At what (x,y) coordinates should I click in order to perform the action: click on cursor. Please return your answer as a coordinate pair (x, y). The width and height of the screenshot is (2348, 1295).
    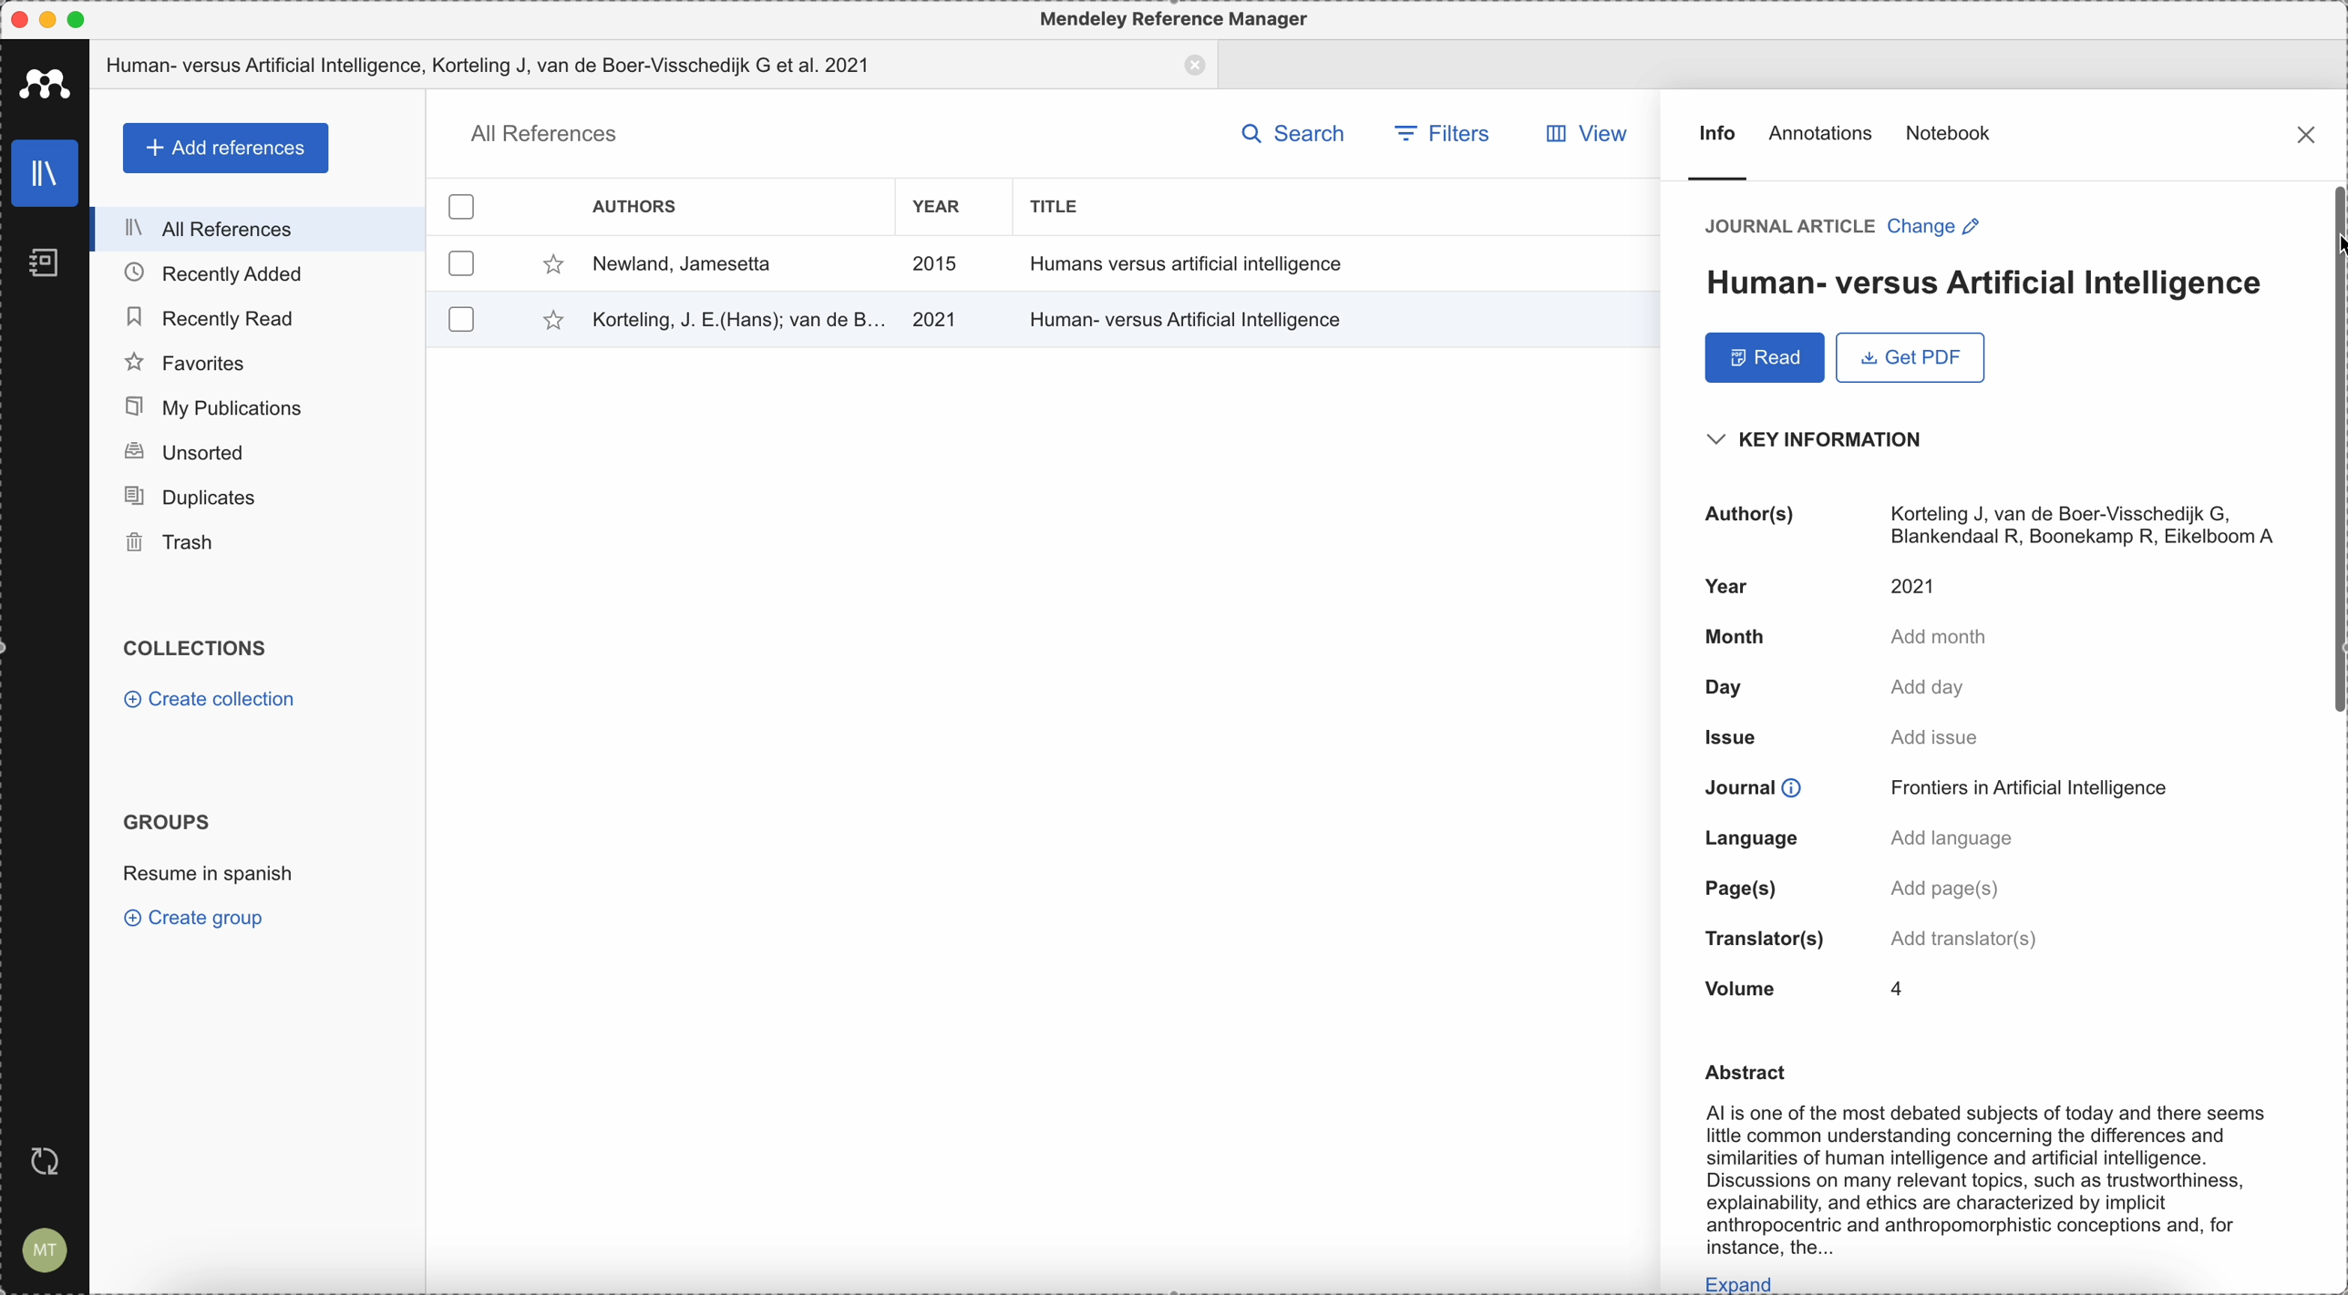
    Looking at the image, I should click on (2333, 252).